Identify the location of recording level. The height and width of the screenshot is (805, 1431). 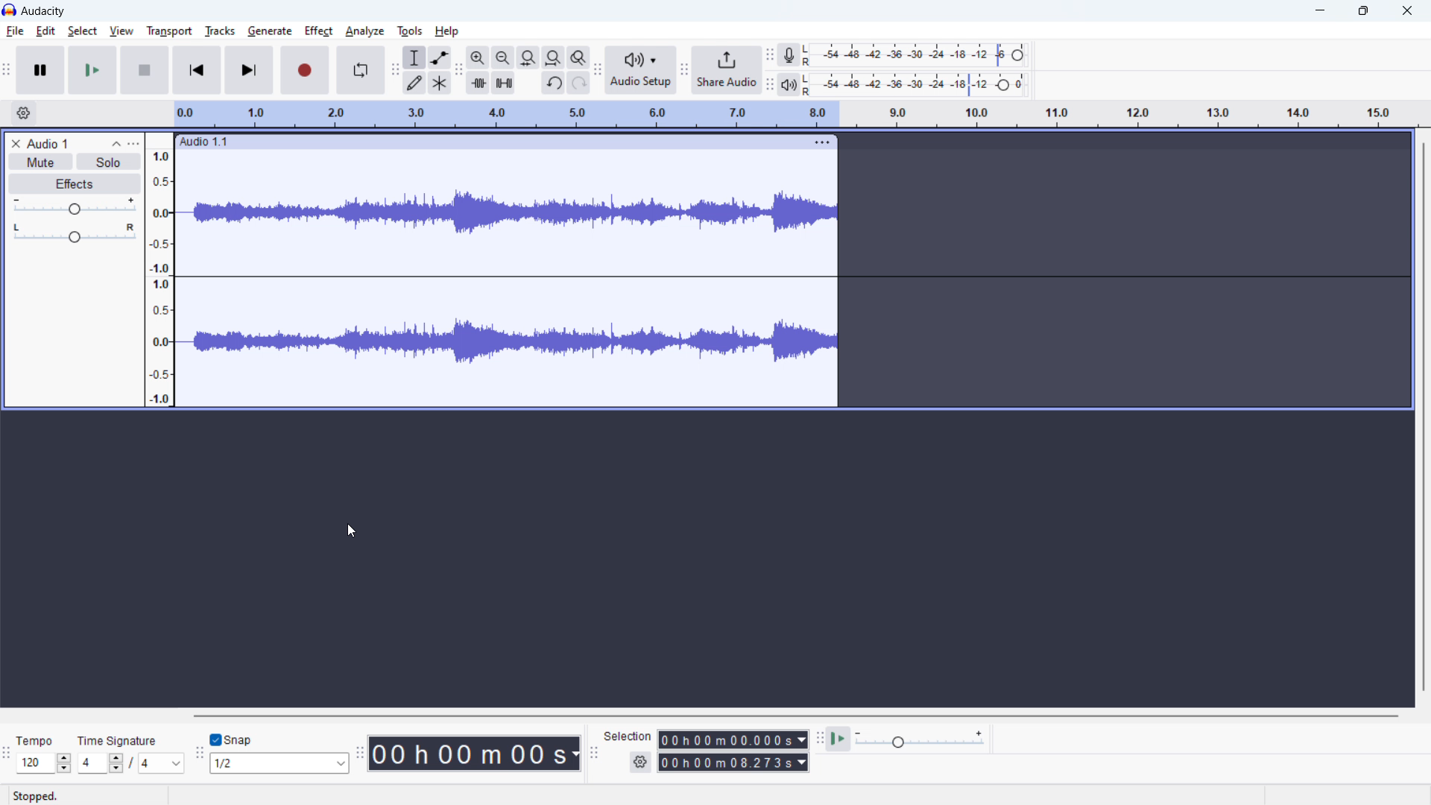
(912, 55).